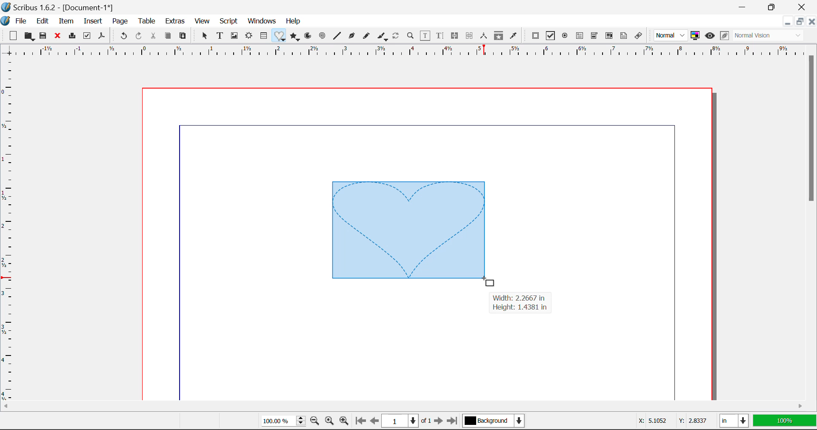 This screenshot has width=817, height=430. Describe the element at coordinates (43, 21) in the screenshot. I see `Edit` at that location.